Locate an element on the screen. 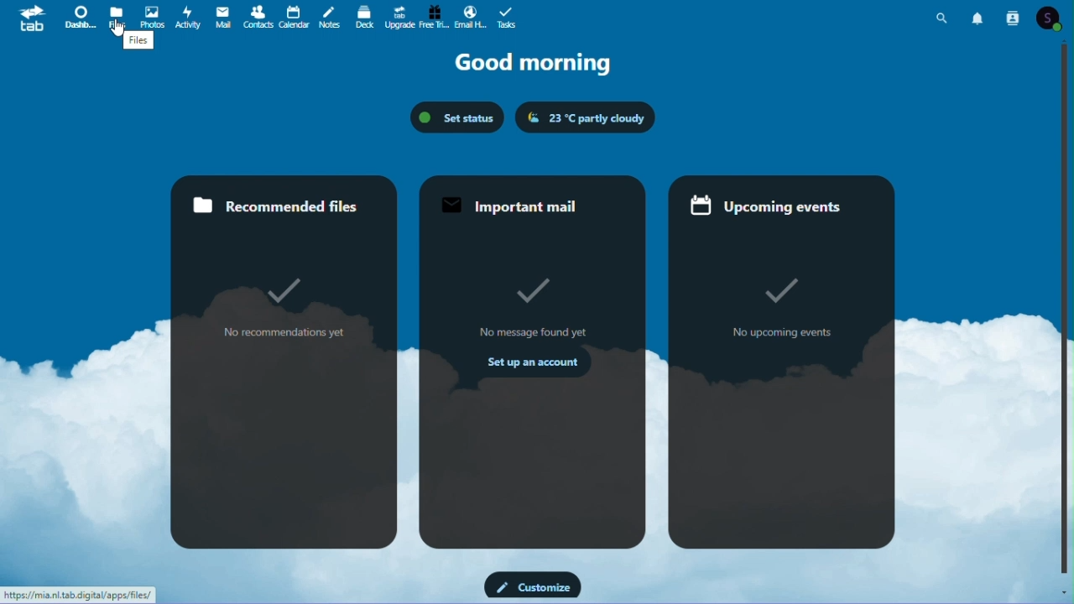 The height and width of the screenshot is (604, 1074). mail is located at coordinates (222, 16).